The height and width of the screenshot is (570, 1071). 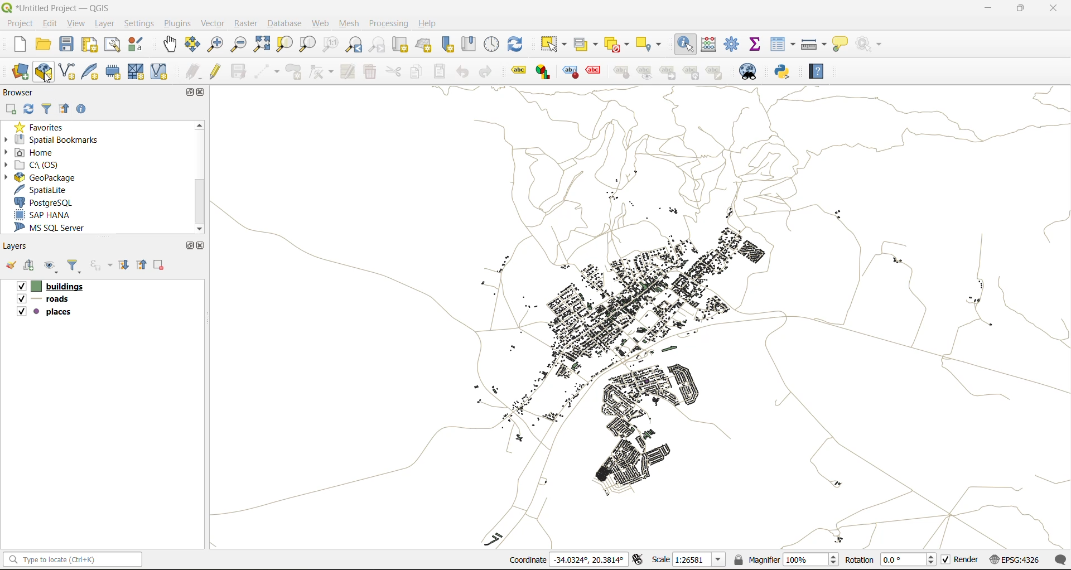 I want to click on roads, so click(x=45, y=301).